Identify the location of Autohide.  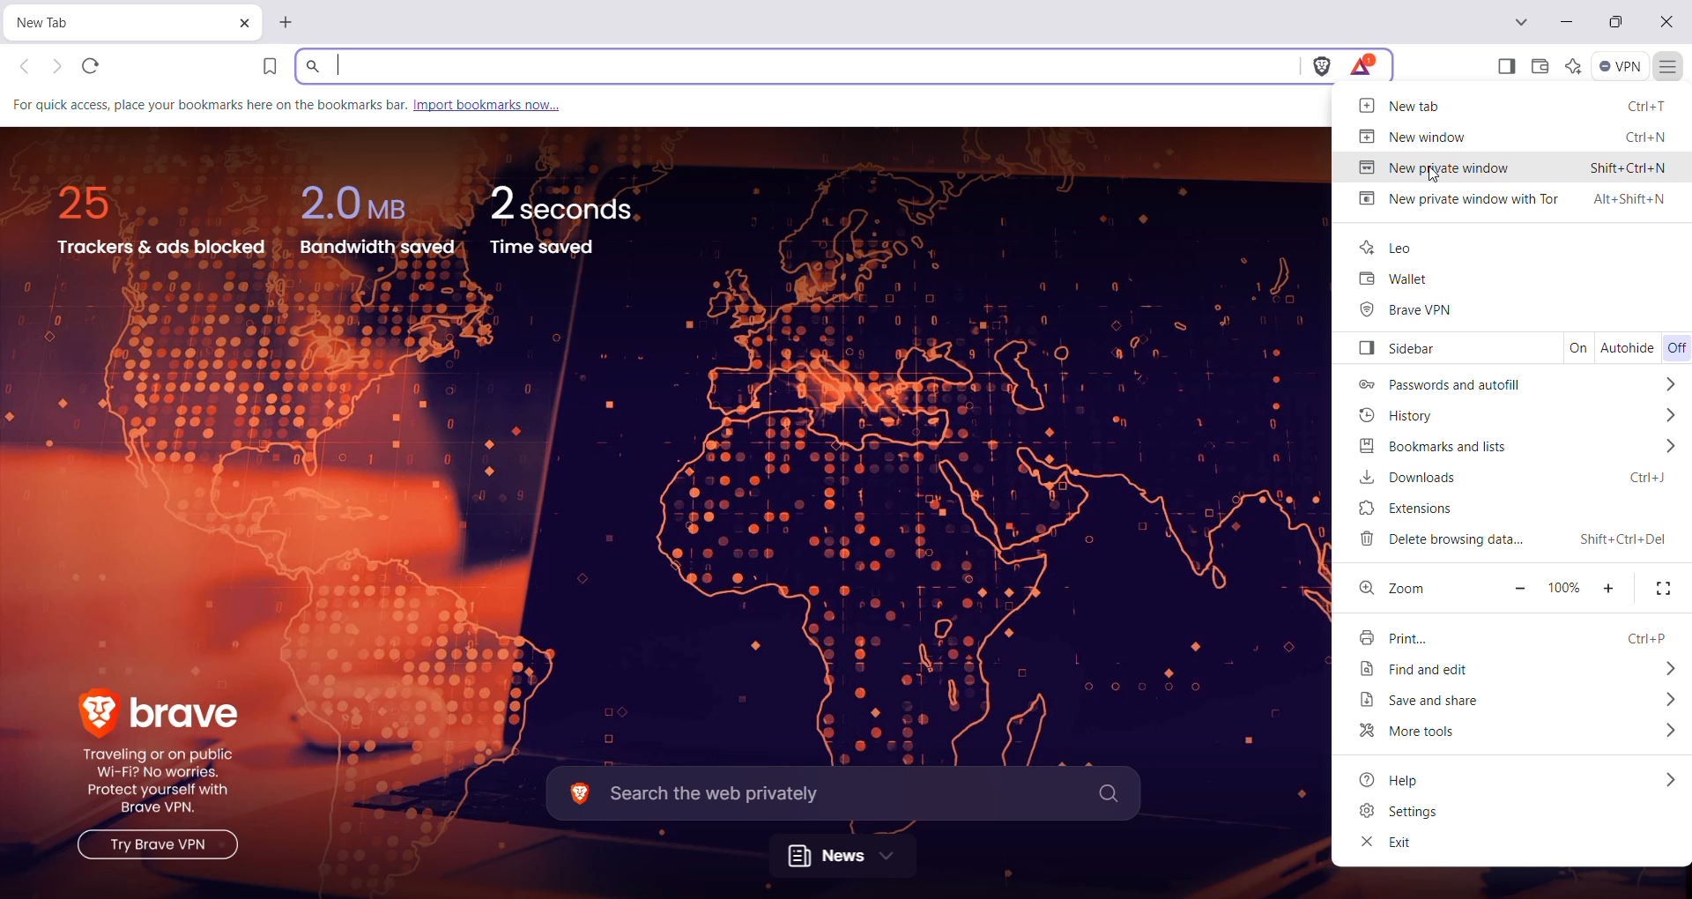
(1628, 349).